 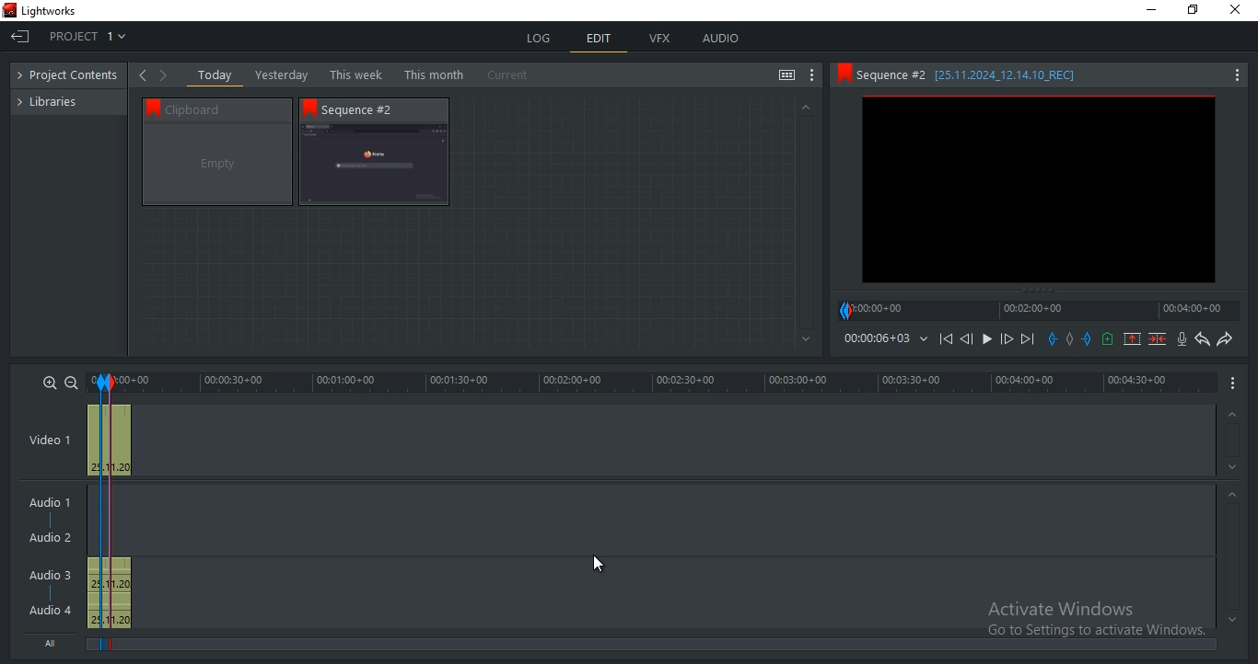 What do you see at coordinates (1235, 470) in the screenshot?
I see `Greyed out down arrow` at bounding box center [1235, 470].